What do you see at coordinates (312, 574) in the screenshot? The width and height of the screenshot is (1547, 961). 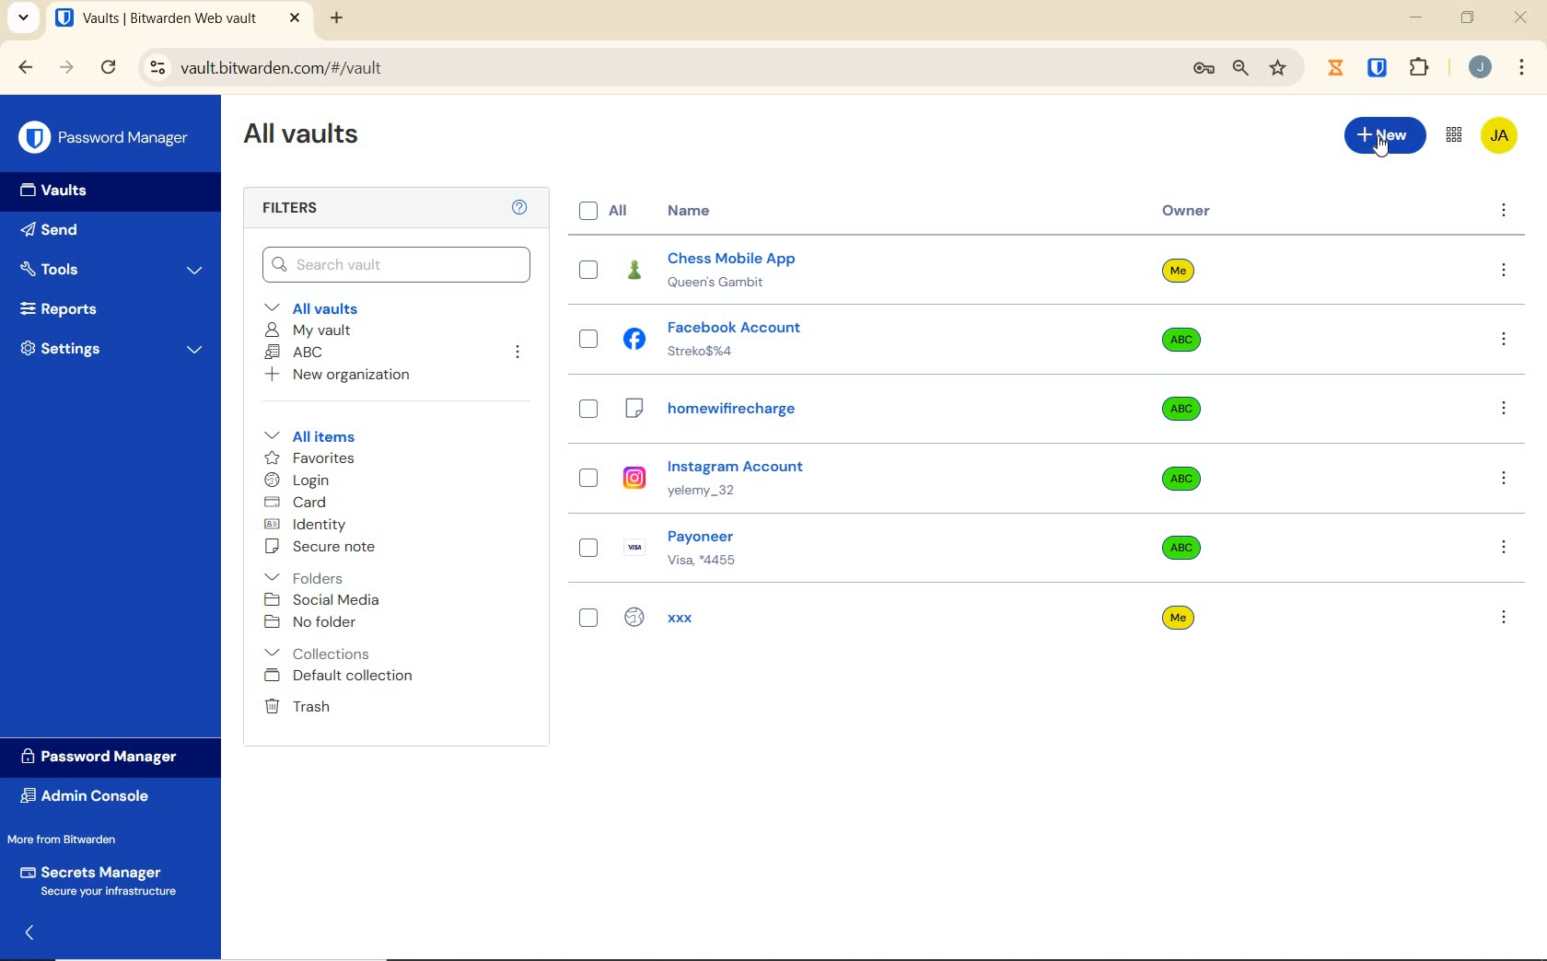 I see `folders` at bounding box center [312, 574].